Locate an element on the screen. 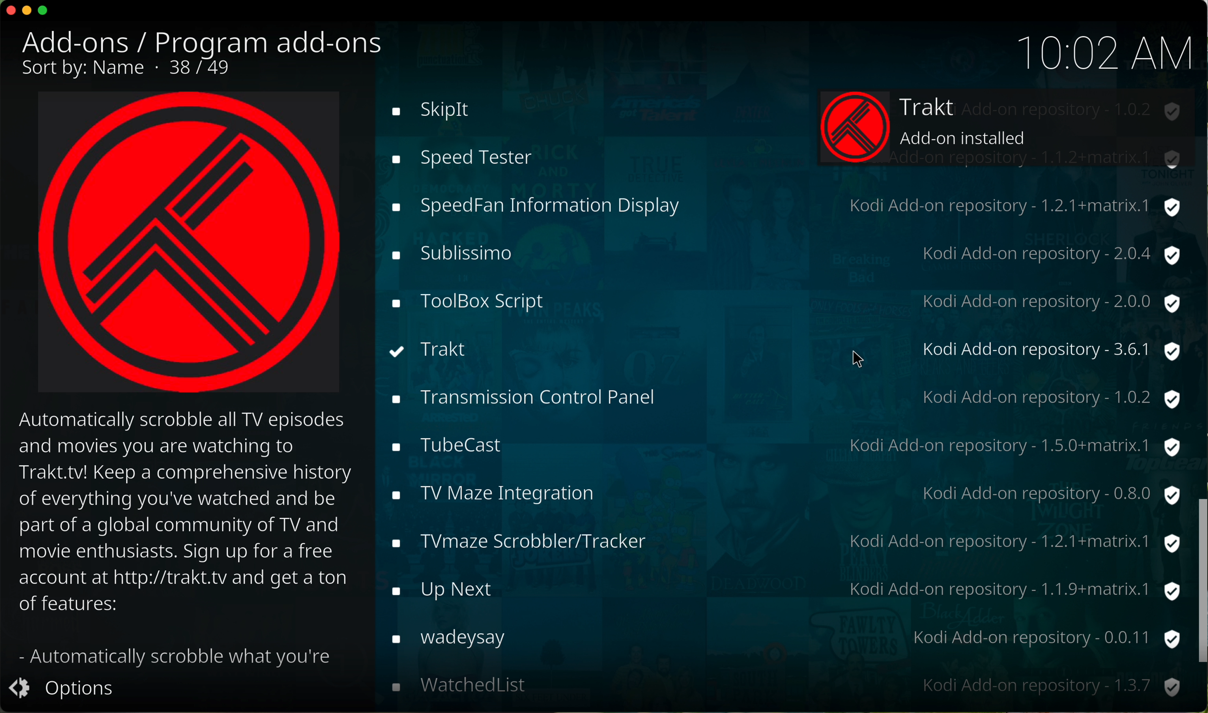 This screenshot has width=1208, height=713. watchedlist is located at coordinates (785, 494).